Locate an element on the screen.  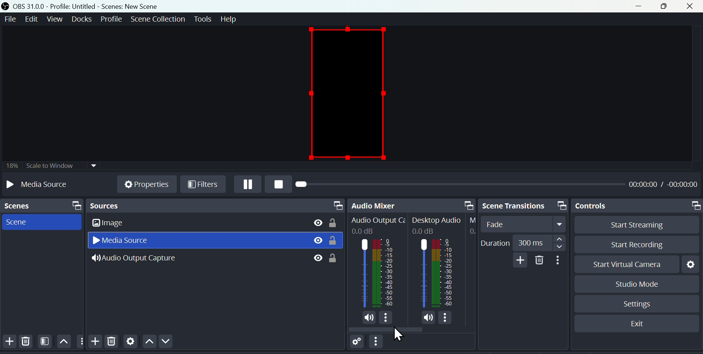
end time is located at coordinates (685, 184).